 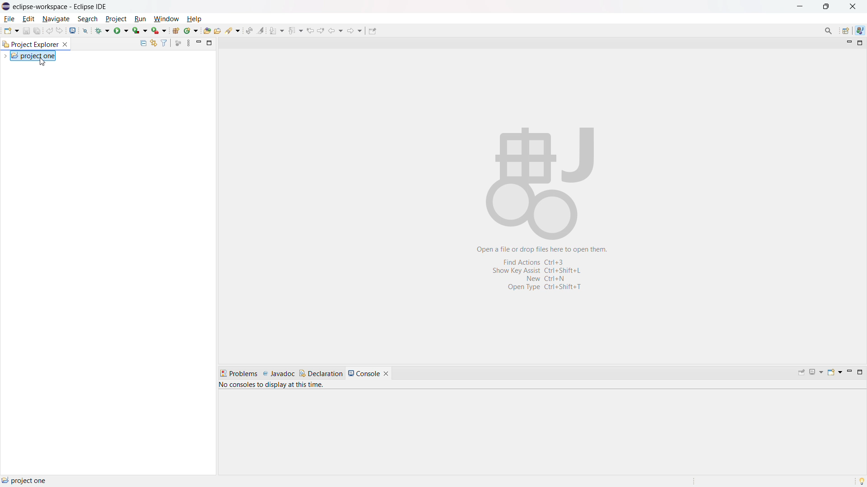 What do you see at coordinates (848, 43) in the screenshot?
I see `minimize` at bounding box center [848, 43].